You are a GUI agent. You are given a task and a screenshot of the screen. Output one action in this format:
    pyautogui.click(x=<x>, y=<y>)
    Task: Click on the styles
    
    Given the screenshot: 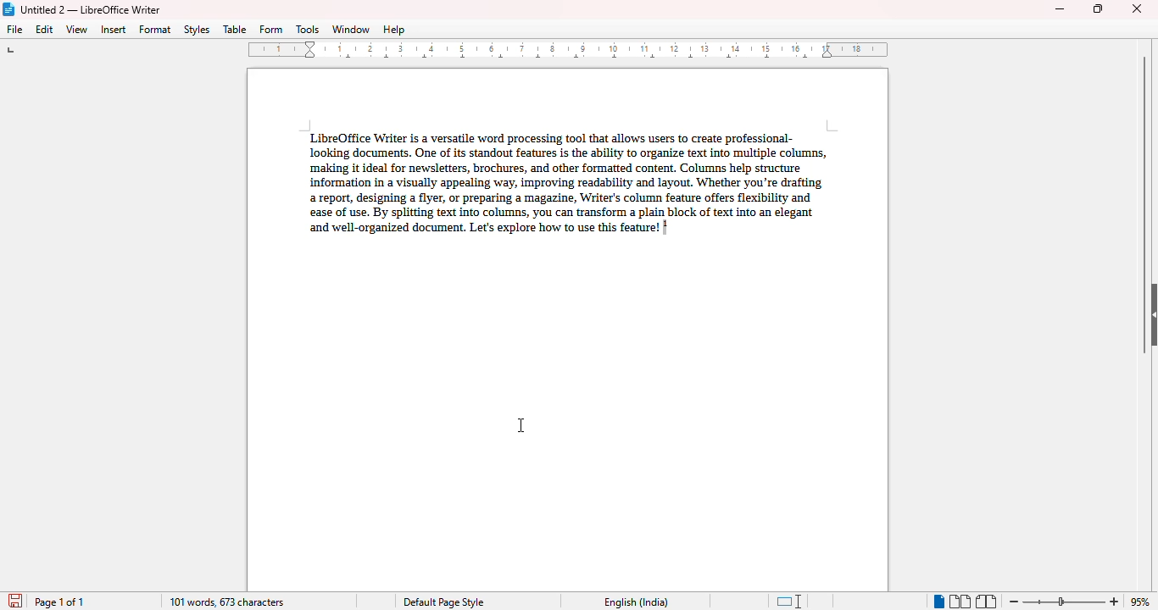 What is the action you would take?
    pyautogui.click(x=198, y=30)
    